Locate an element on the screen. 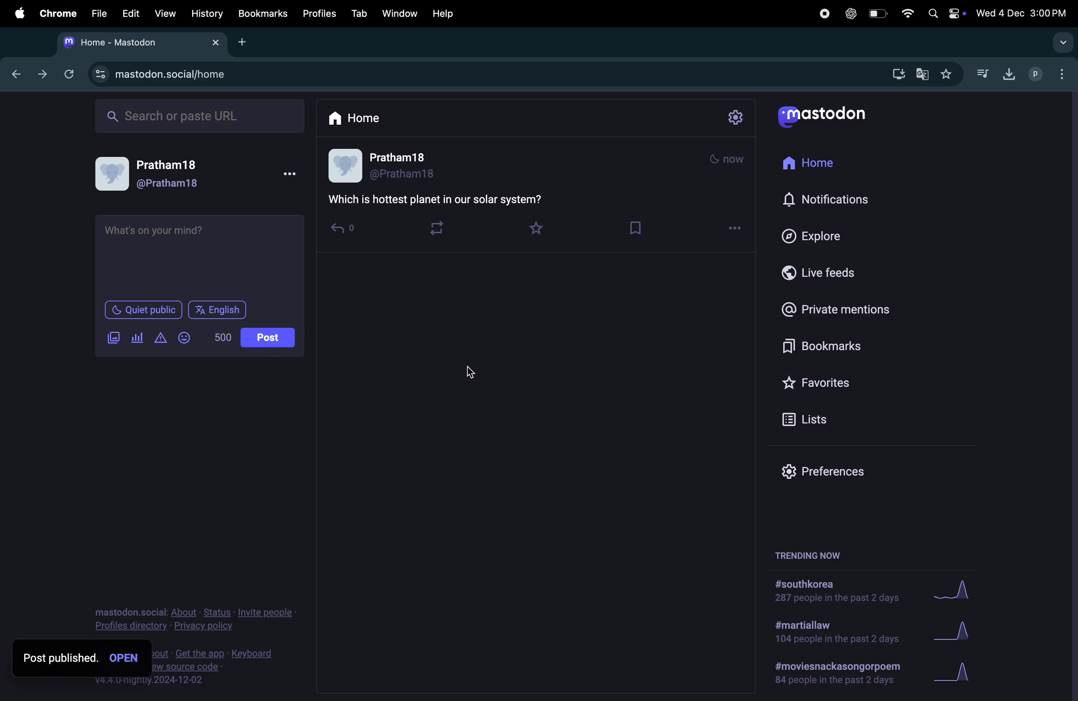  Graph is located at coordinates (969, 627).